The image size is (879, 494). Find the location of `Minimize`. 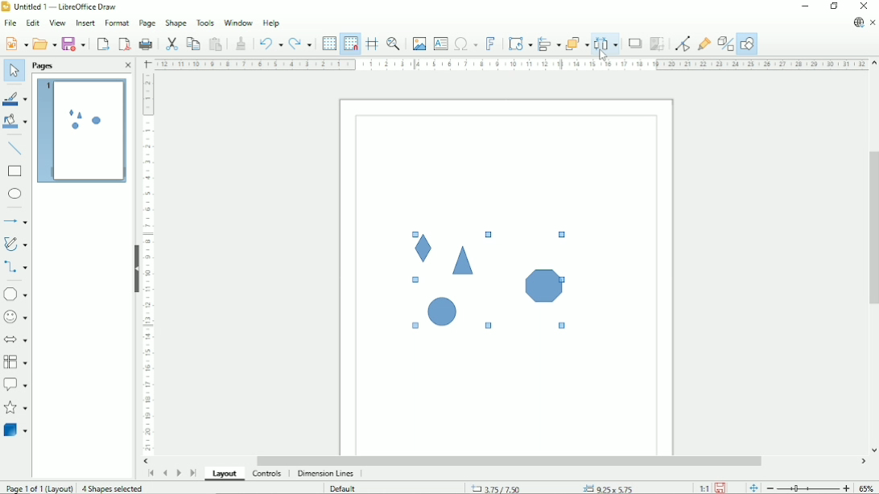

Minimize is located at coordinates (807, 6).